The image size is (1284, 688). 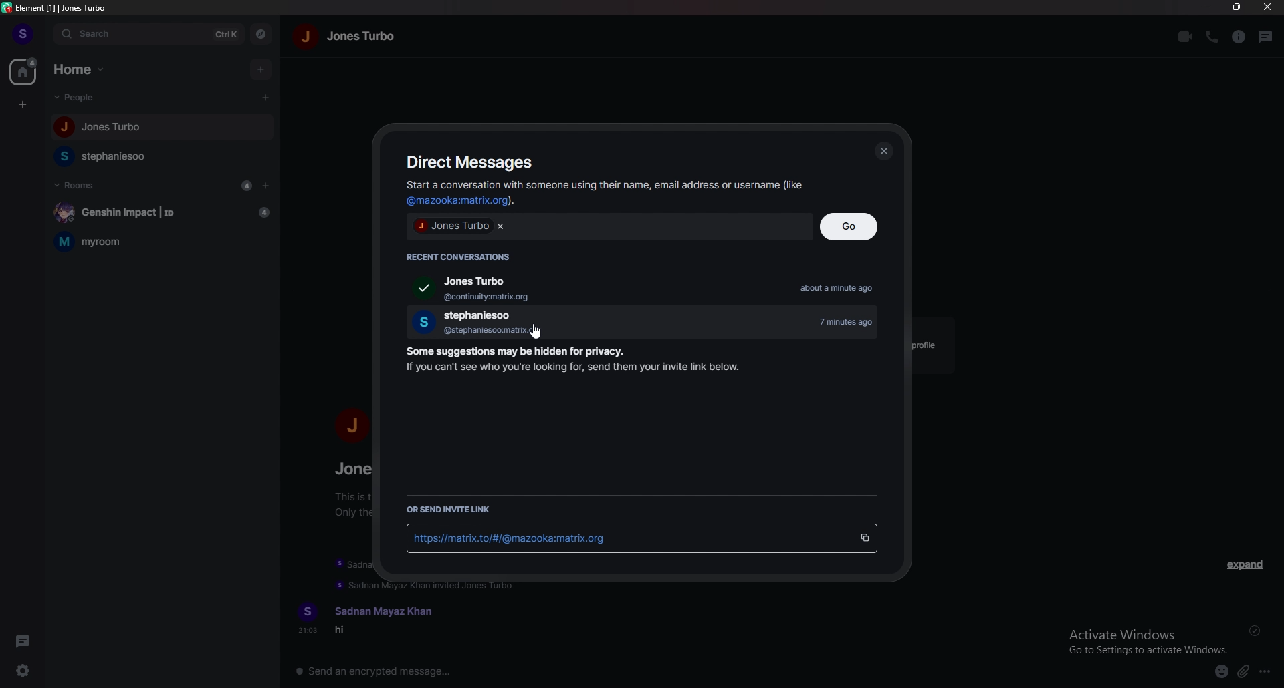 I want to click on j, so click(x=352, y=425).